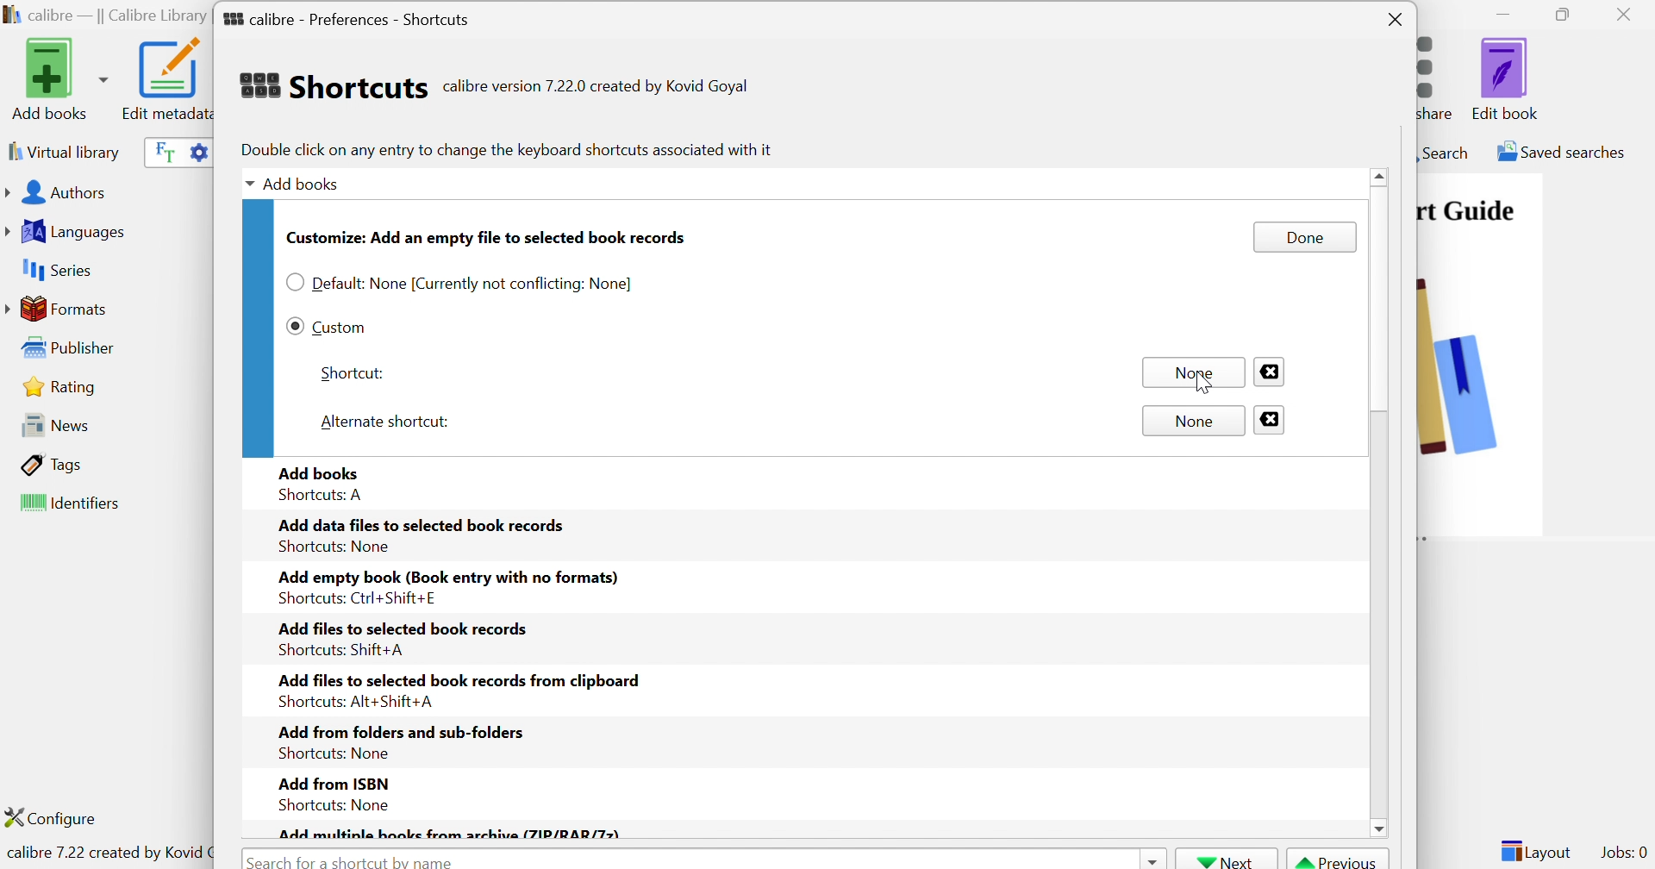 The height and width of the screenshot is (869, 1655). I want to click on Add books, so click(305, 182).